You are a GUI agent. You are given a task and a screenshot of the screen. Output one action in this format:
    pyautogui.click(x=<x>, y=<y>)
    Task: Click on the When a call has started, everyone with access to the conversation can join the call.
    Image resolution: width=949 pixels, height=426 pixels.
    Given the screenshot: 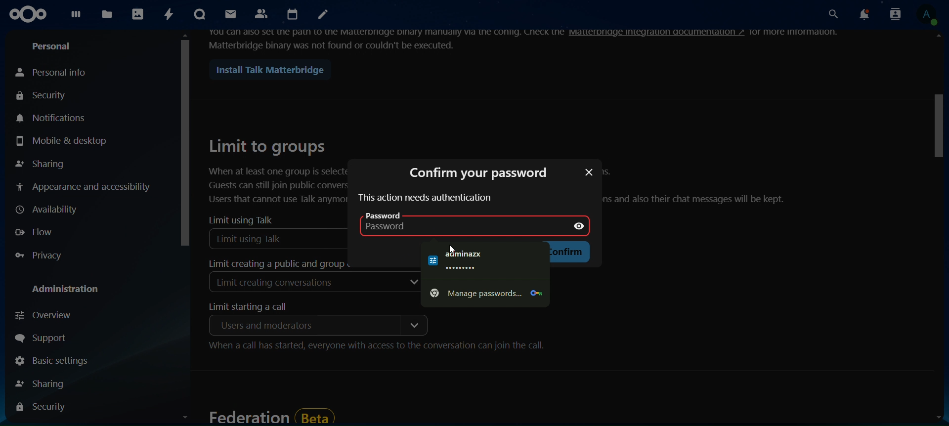 What is the action you would take?
    pyautogui.click(x=377, y=347)
    